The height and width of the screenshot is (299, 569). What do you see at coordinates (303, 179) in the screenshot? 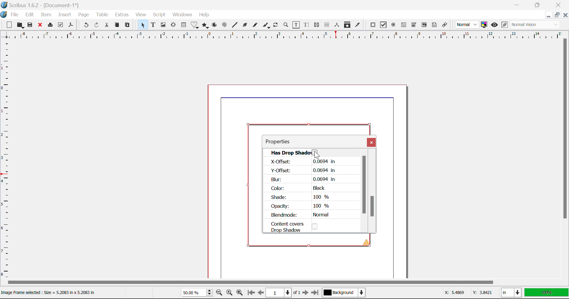
I see `Blur: 0.0694 in` at bounding box center [303, 179].